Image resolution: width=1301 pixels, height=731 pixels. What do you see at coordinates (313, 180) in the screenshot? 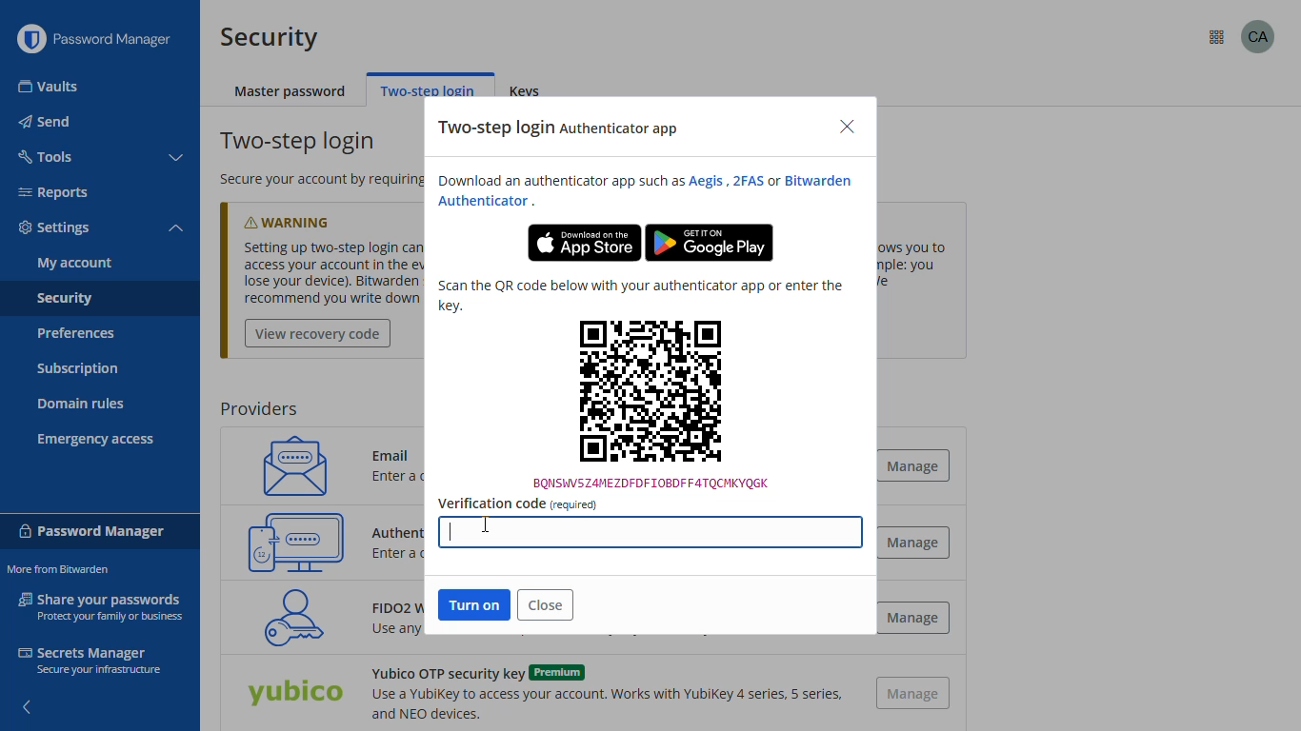
I see `secure your account by requiring an additional step when logging in` at bounding box center [313, 180].